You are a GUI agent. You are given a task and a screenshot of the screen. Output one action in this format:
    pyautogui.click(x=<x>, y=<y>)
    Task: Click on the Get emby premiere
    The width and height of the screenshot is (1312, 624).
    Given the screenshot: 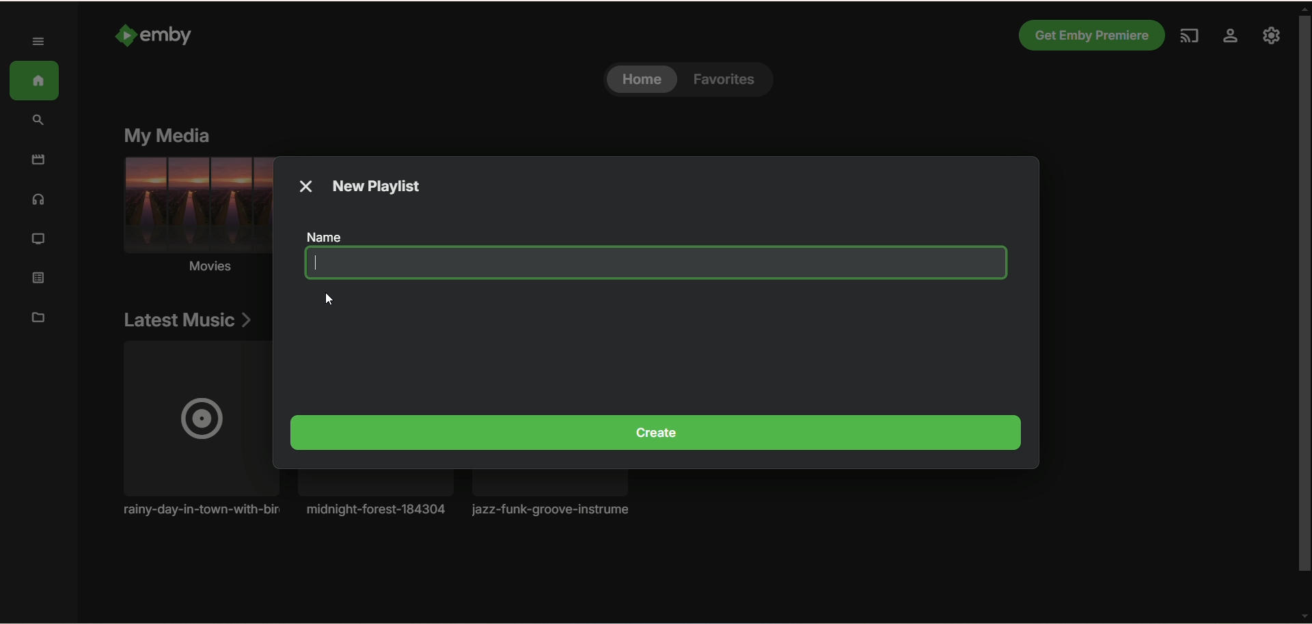 What is the action you would take?
    pyautogui.click(x=1090, y=35)
    